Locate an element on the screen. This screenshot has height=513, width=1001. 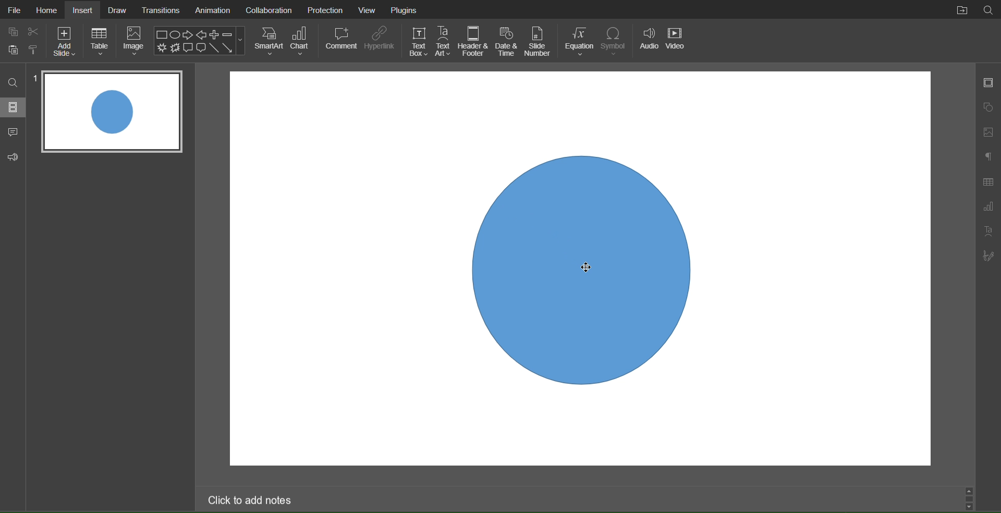
SmartArt is located at coordinates (267, 41).